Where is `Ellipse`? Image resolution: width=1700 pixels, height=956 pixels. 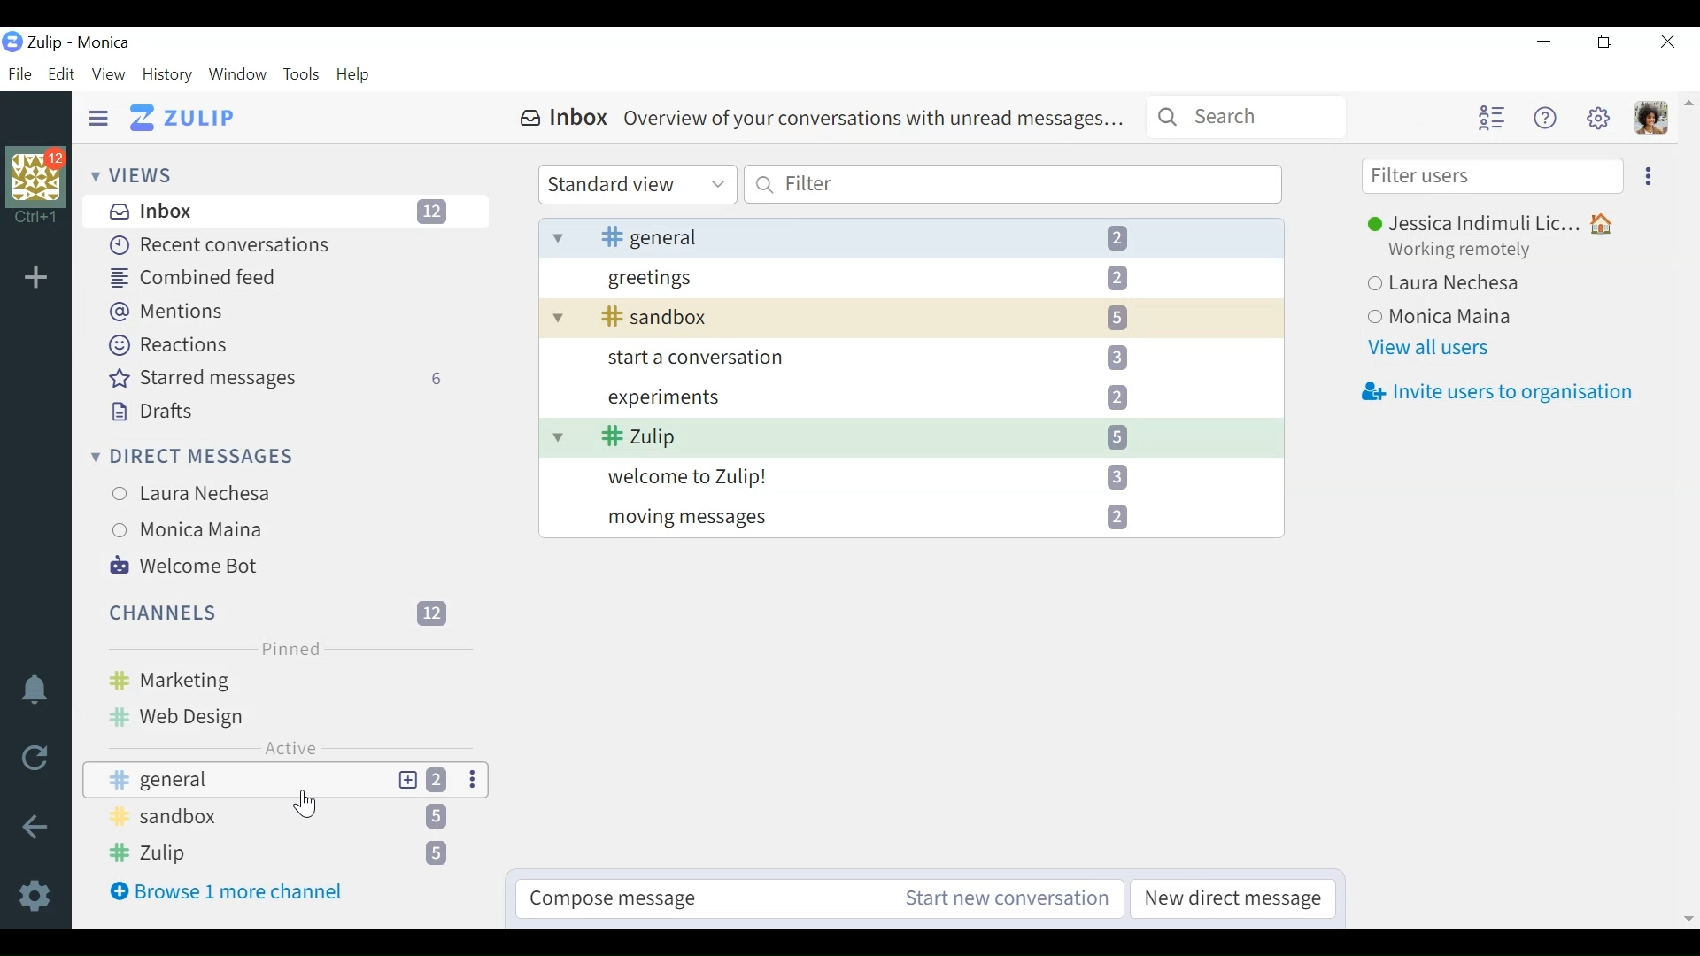 Ellipse is located at coordinates (1649, 174).